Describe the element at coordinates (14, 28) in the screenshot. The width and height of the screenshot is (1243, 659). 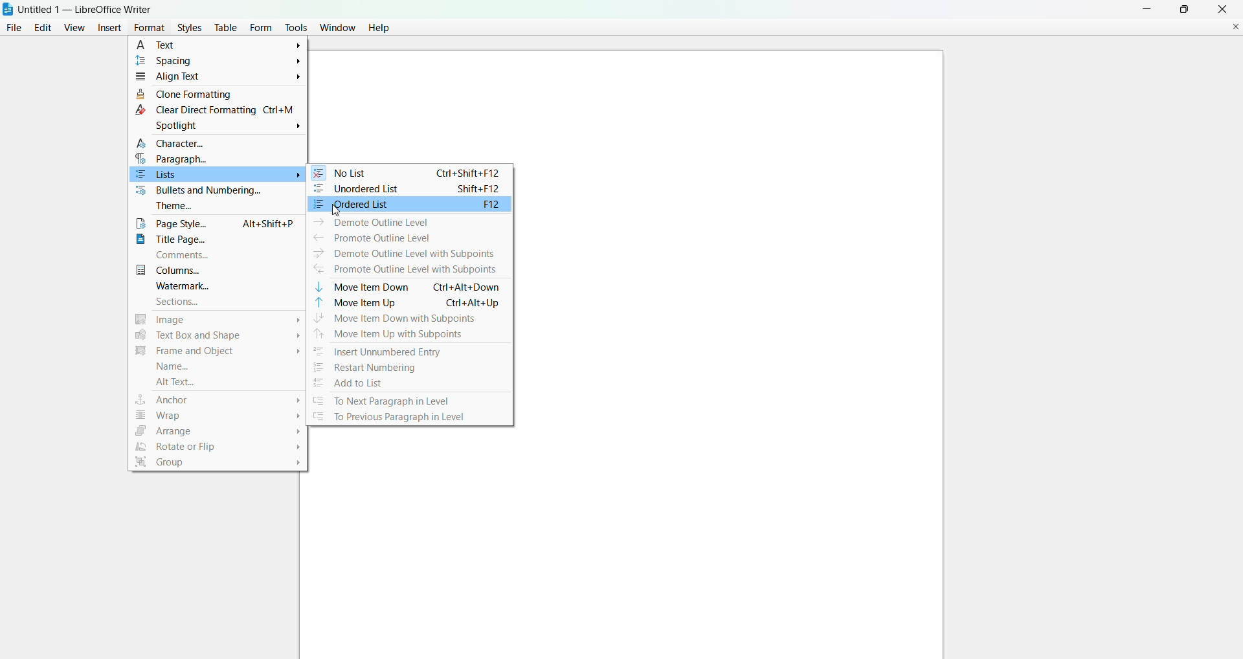
I see `file` at that location.